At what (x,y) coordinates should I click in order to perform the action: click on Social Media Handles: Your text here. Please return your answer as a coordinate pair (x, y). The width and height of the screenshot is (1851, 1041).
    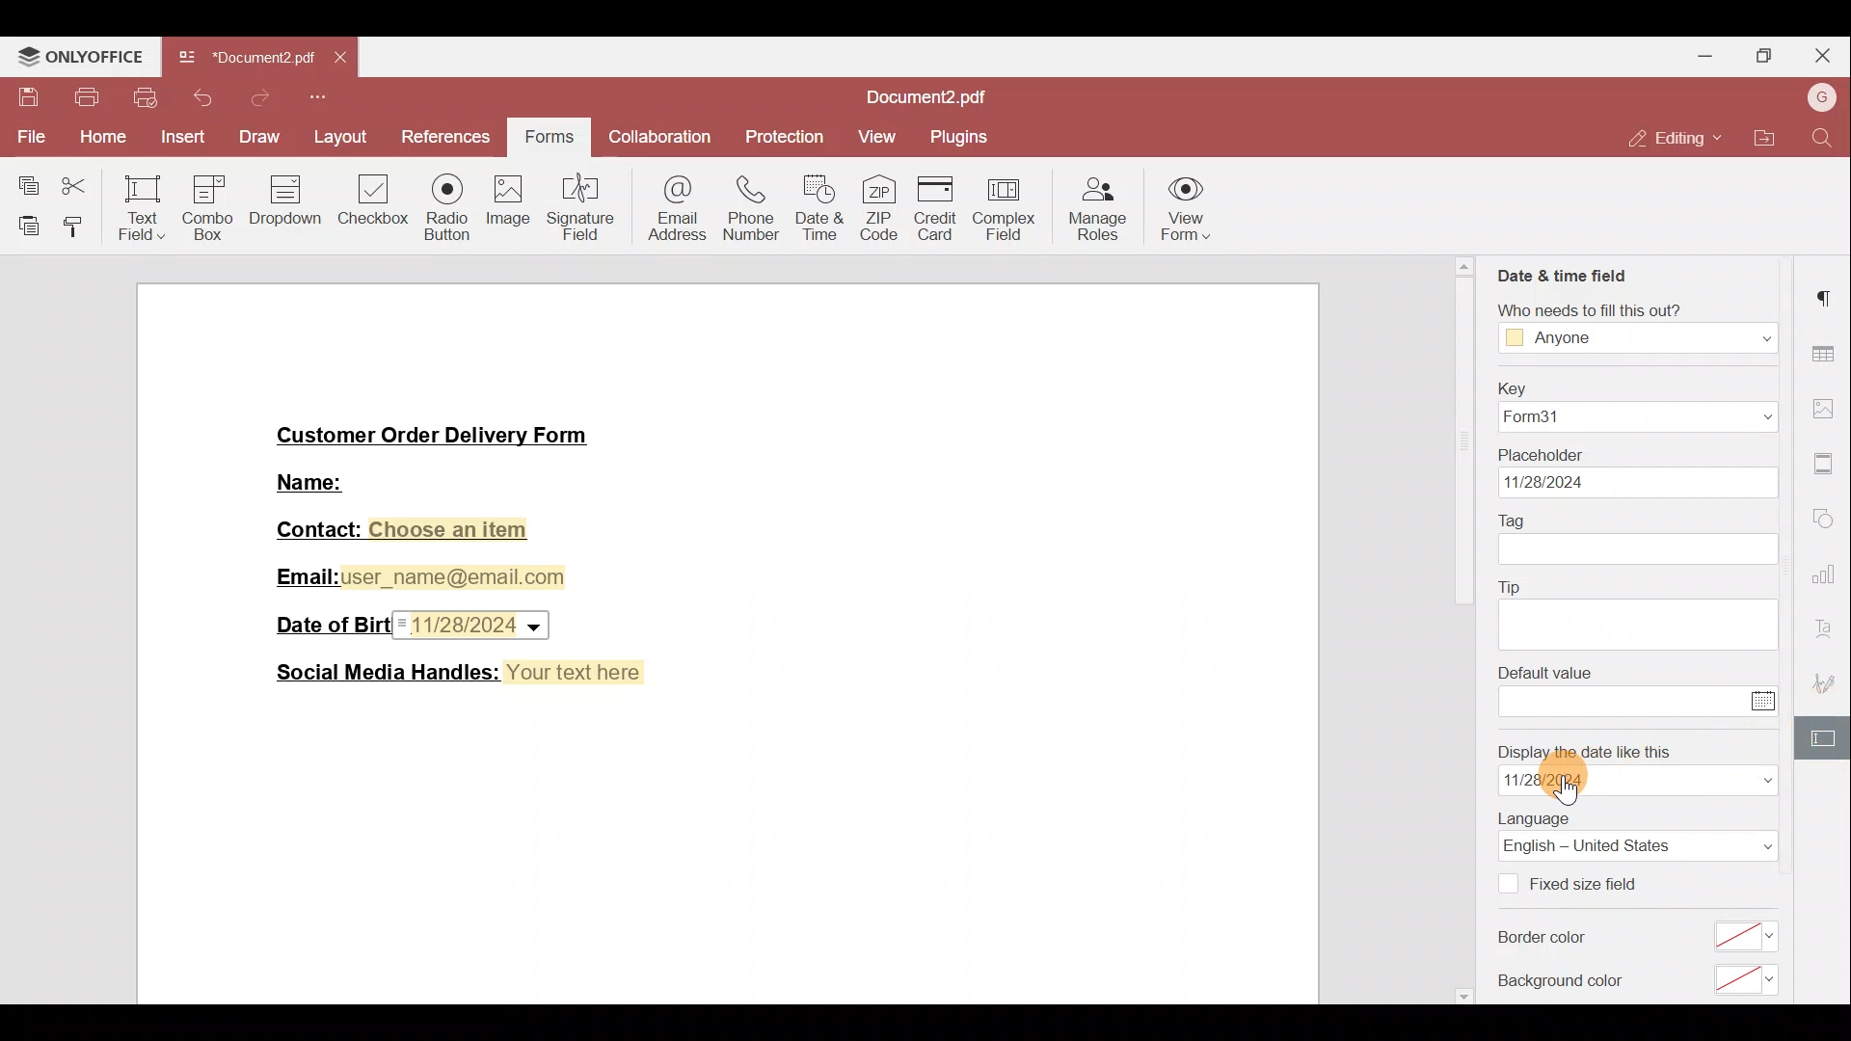
    Looking at the image, I should click on (460, 671).